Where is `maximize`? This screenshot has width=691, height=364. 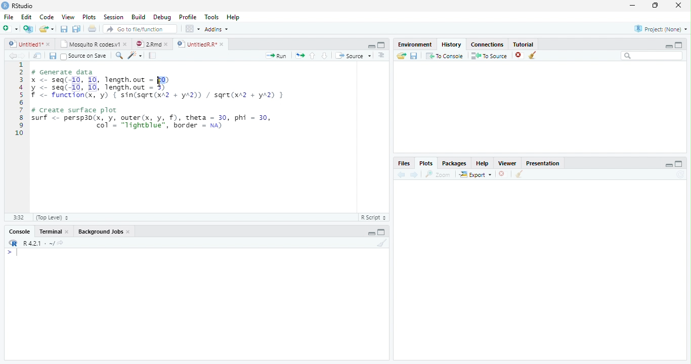
maximize is located at coordinates (679, 164).